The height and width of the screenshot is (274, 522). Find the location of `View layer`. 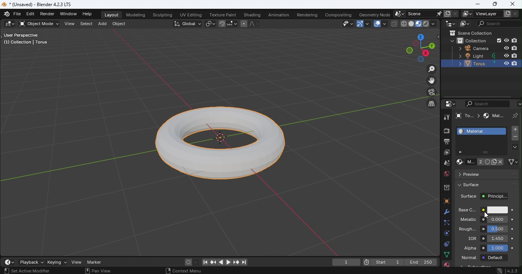

View layer is located at coordinates (486, 13).